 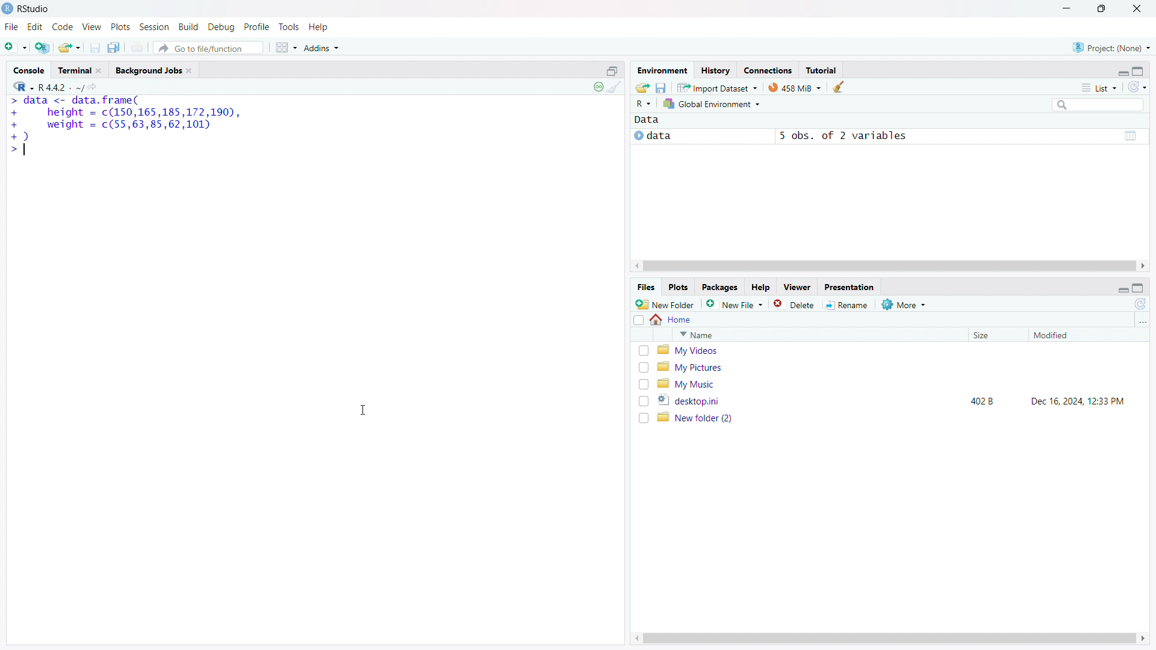 What do you see at coordinates (735, 304) in the screenshot?
I see `add new file` at bounding box center [735, 304].